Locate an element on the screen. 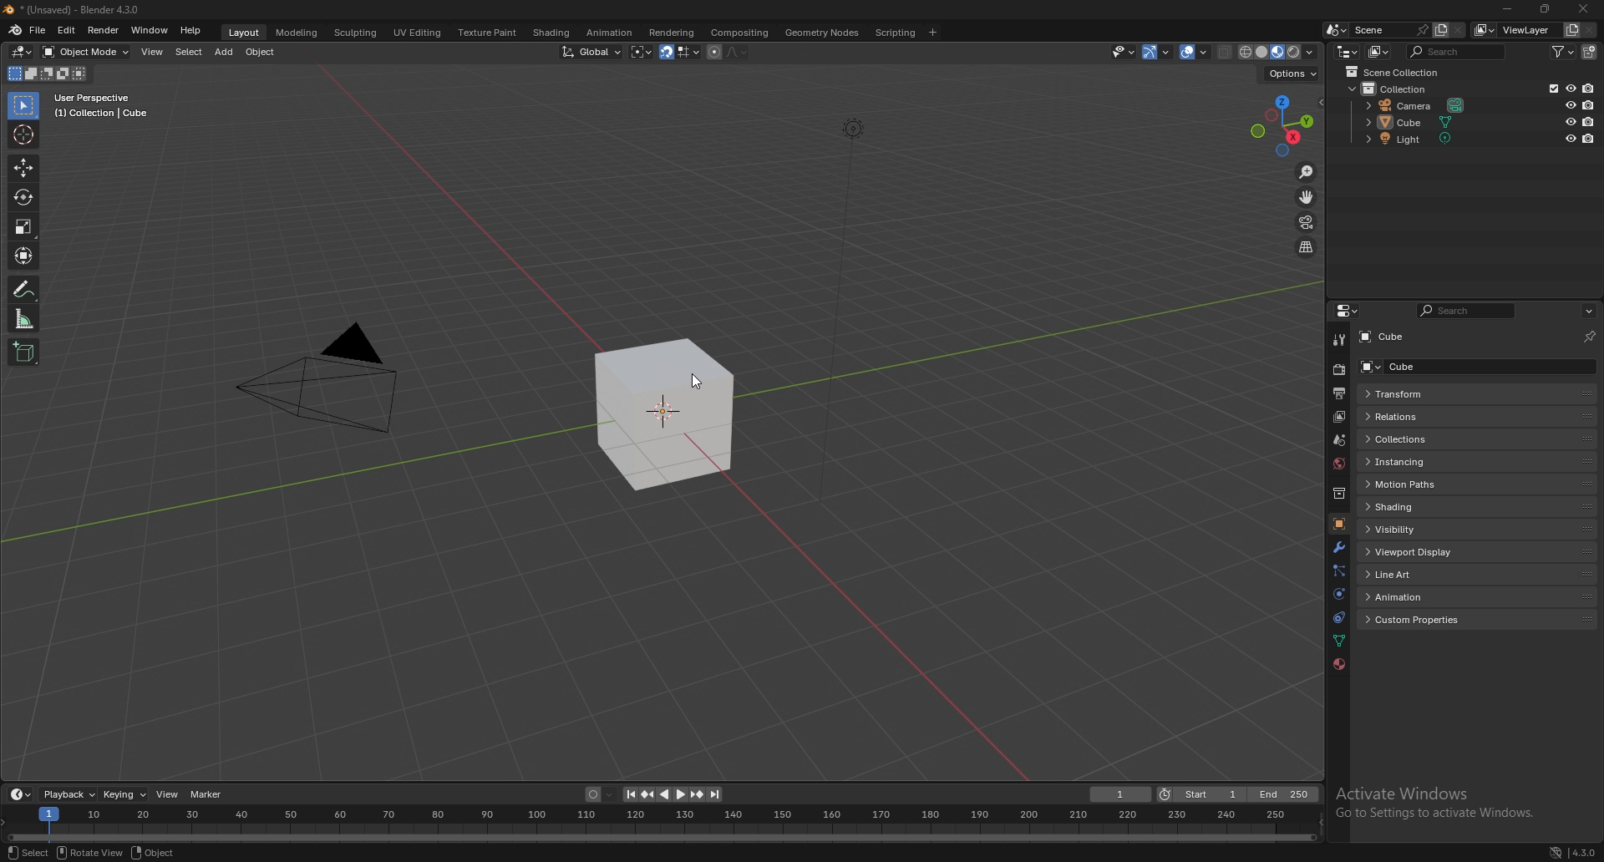  1 is located at coordinates (1121, 794).